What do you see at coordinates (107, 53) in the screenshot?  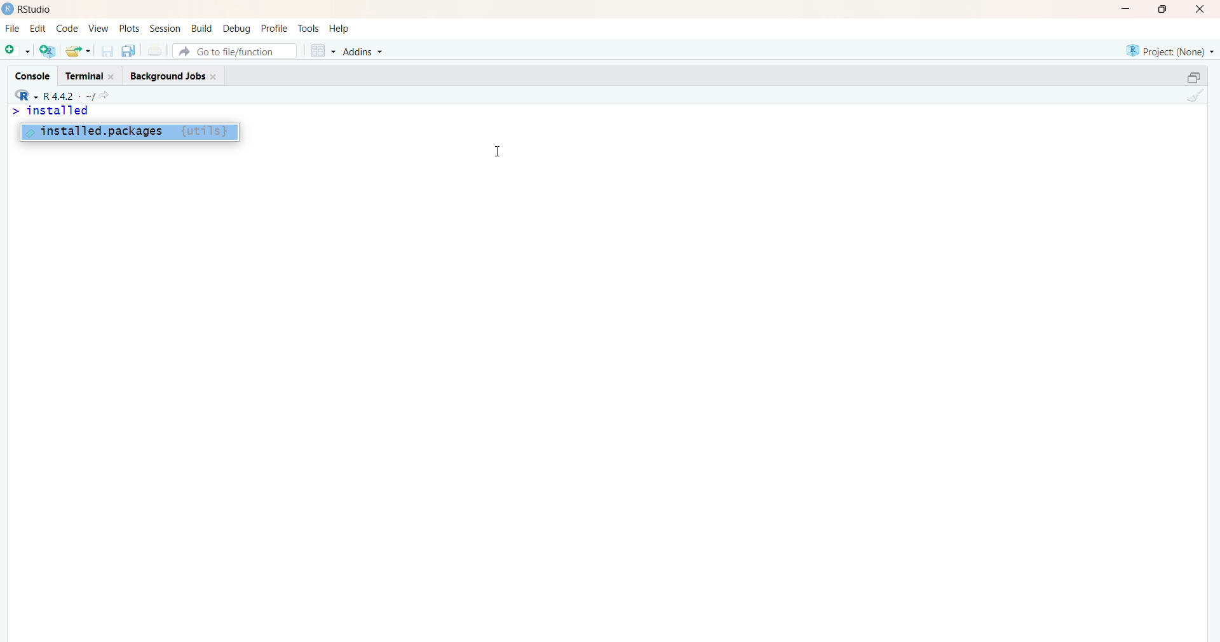 I see `save current document` at bounding box center [107, 53].